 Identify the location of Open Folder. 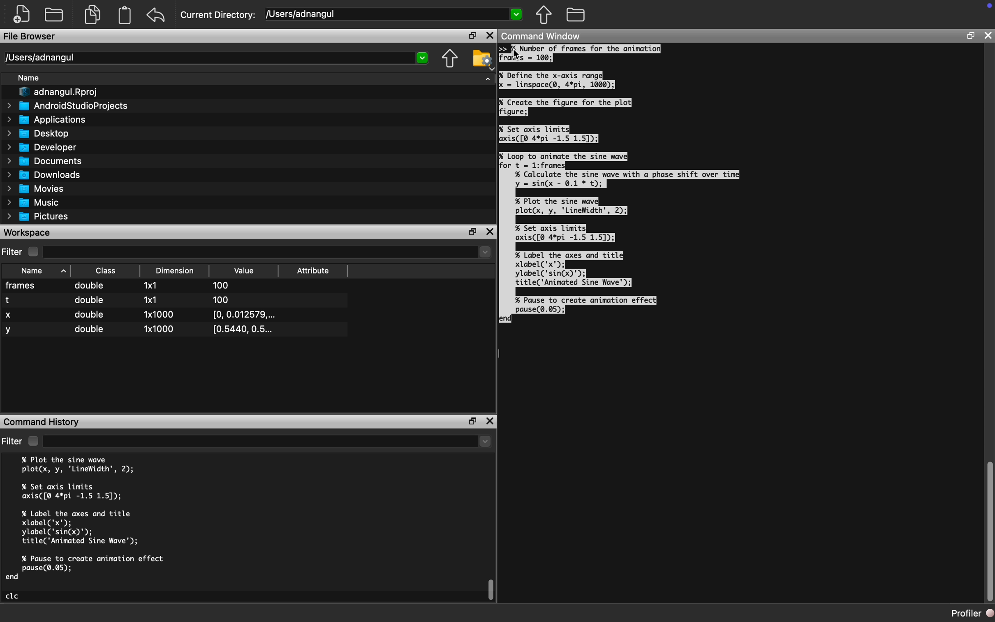
(54, 15).